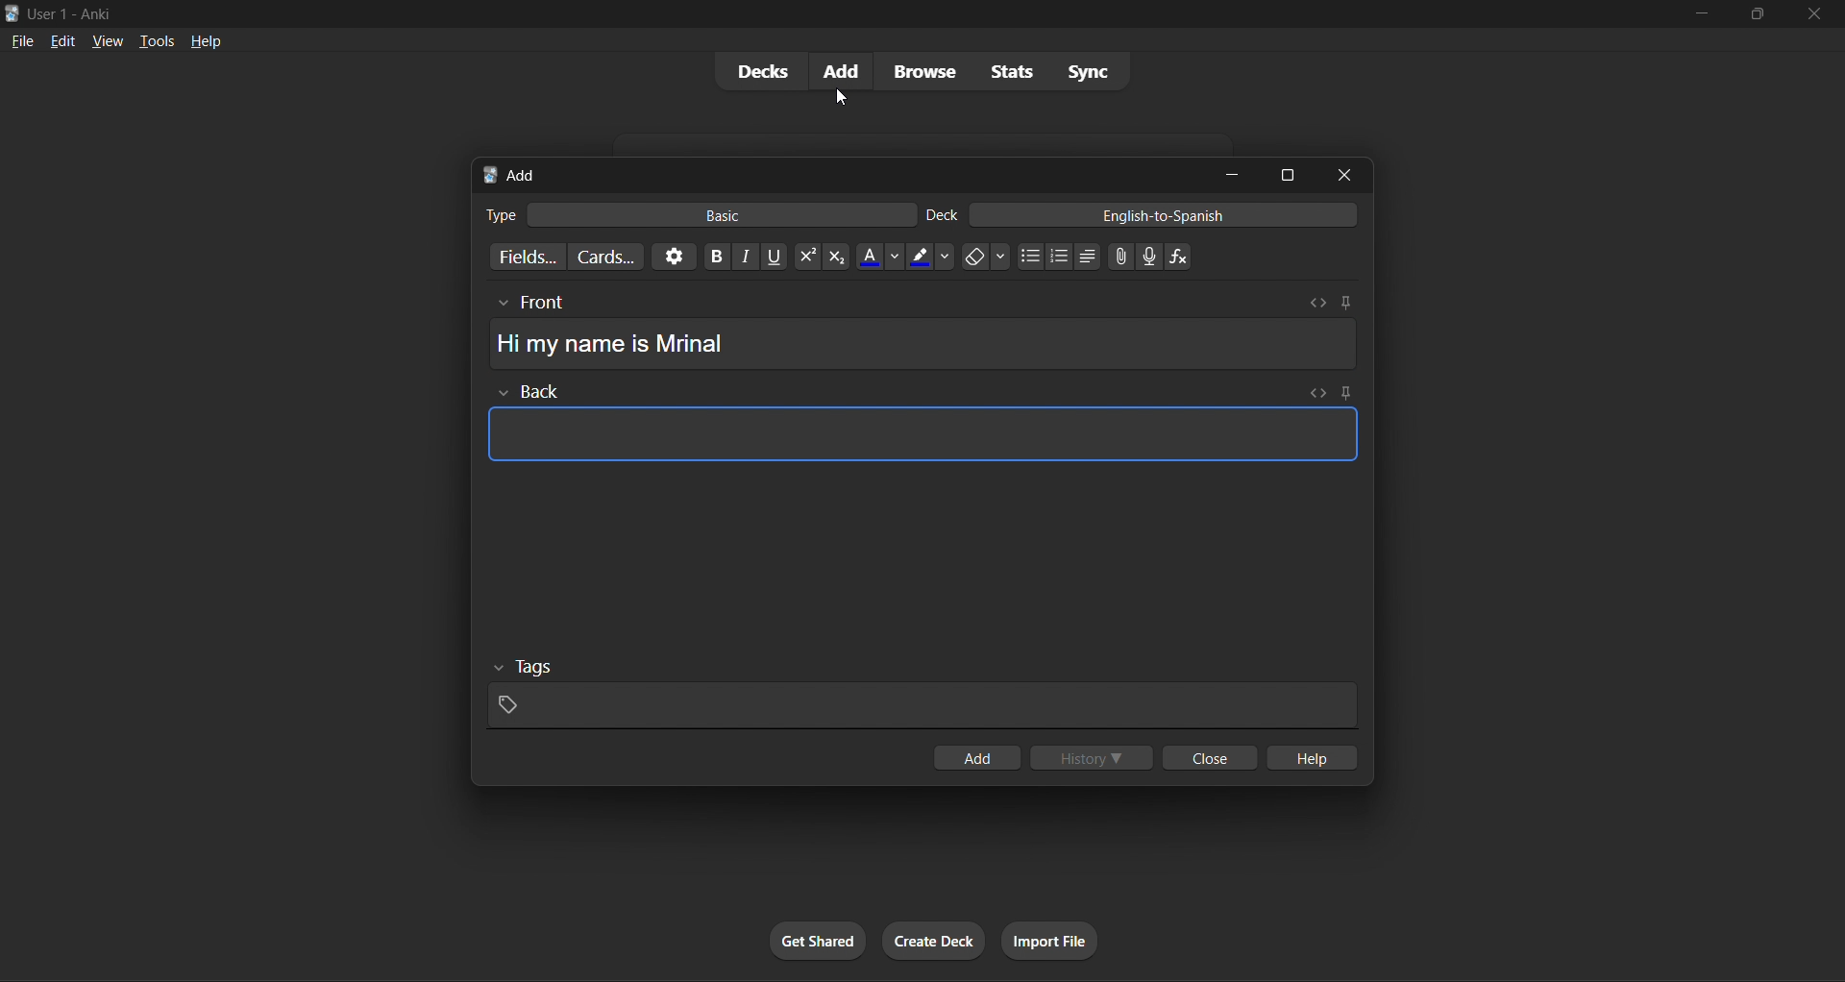  I want to click on english-to-spanish deck, so click(1143, 217).